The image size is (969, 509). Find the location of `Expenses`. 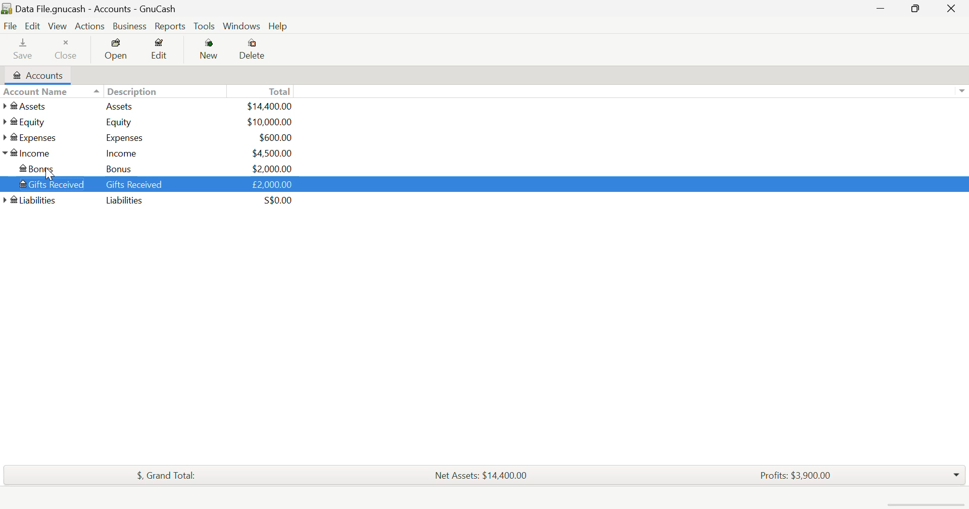

Expenses is located at coordinates (121, 137).